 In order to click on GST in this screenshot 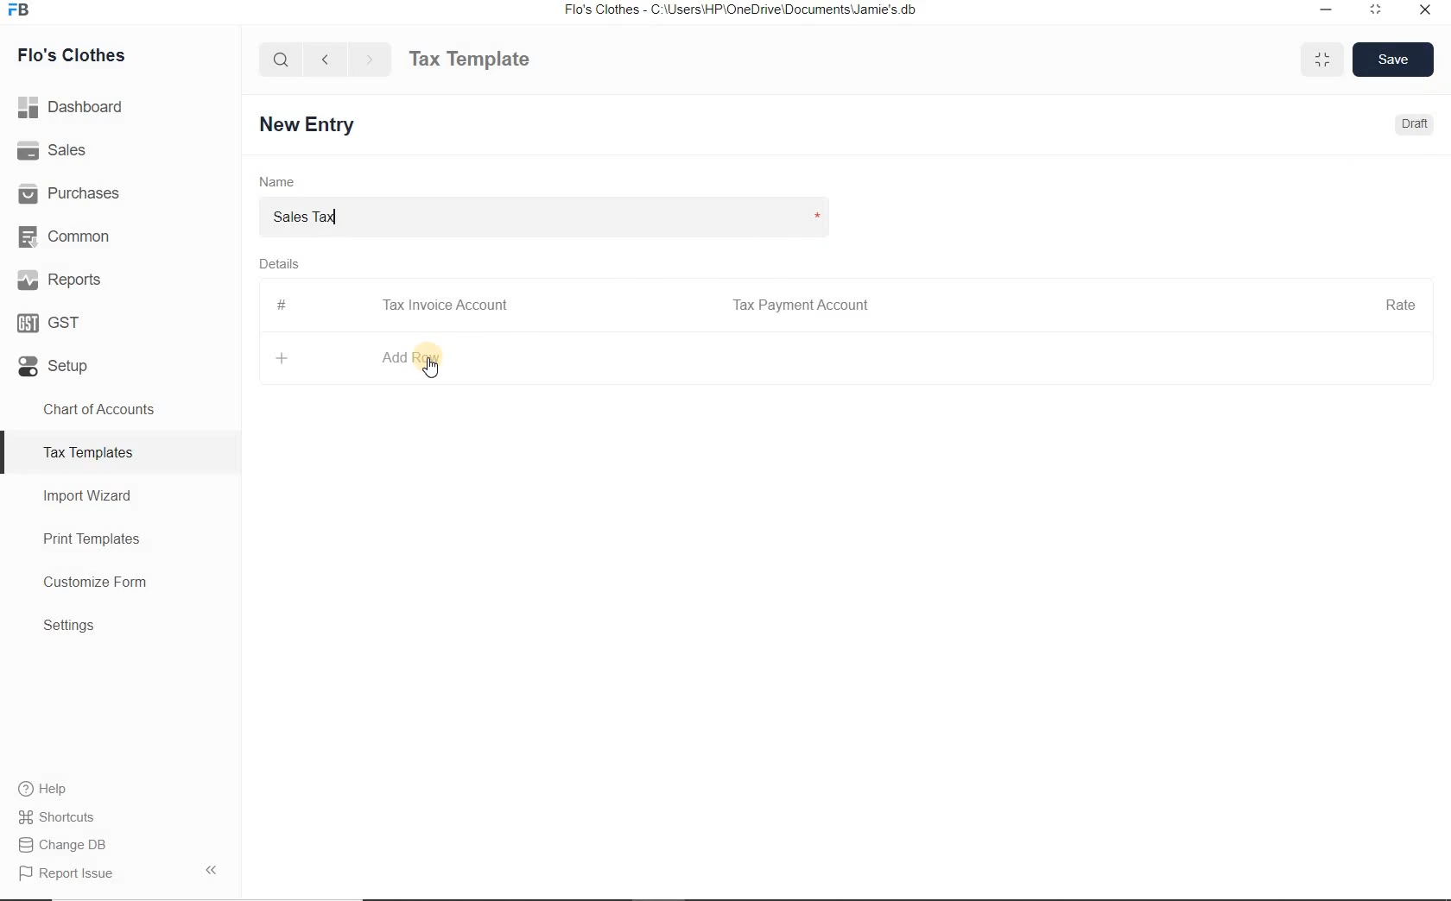, I will do `click(120, 319)`.